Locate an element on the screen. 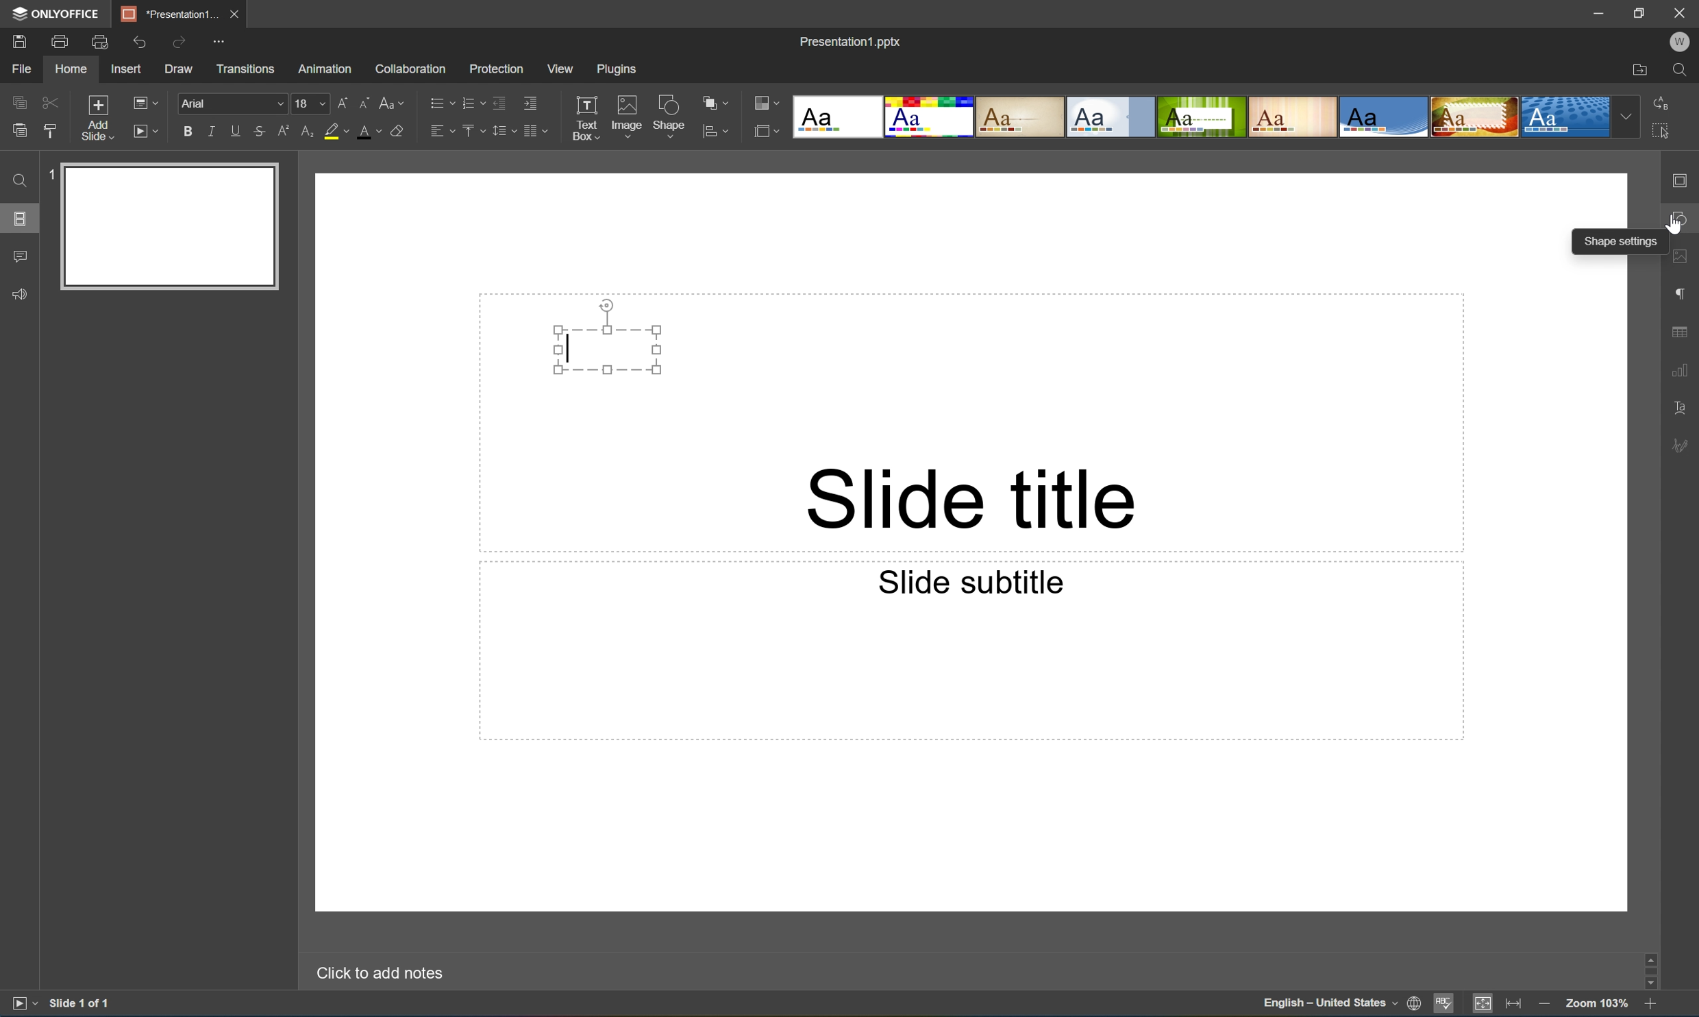  Transitions is located at coordinates (245, 68).